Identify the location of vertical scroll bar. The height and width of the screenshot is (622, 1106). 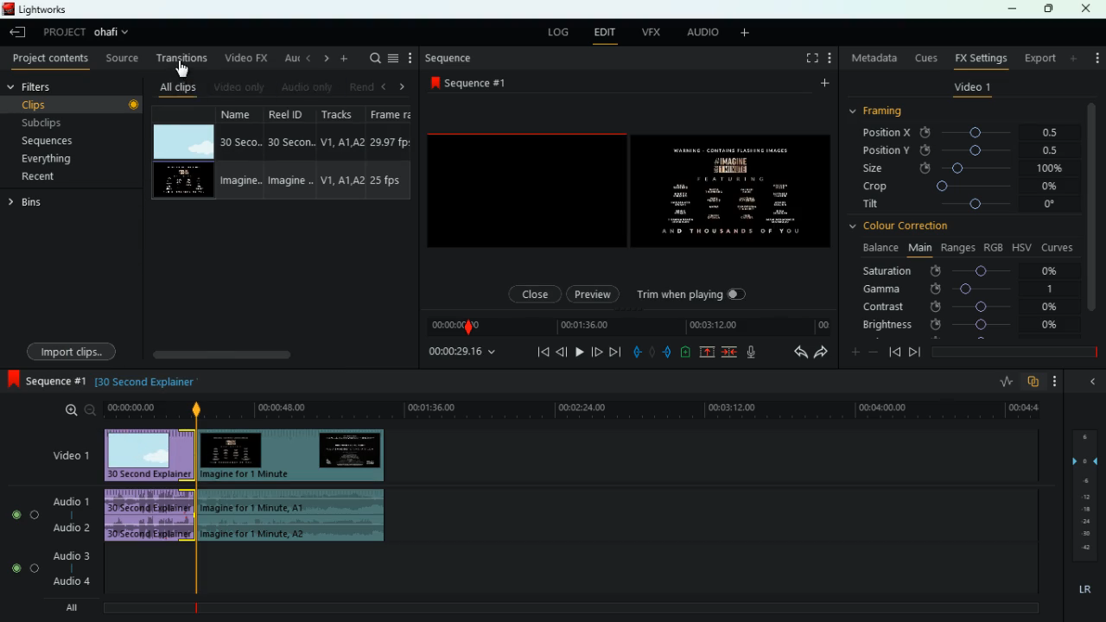
(1092, 219).